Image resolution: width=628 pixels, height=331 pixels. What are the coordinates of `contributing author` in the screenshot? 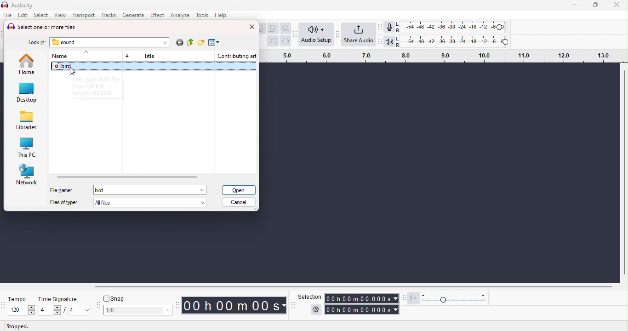 It's located at (236, 56).